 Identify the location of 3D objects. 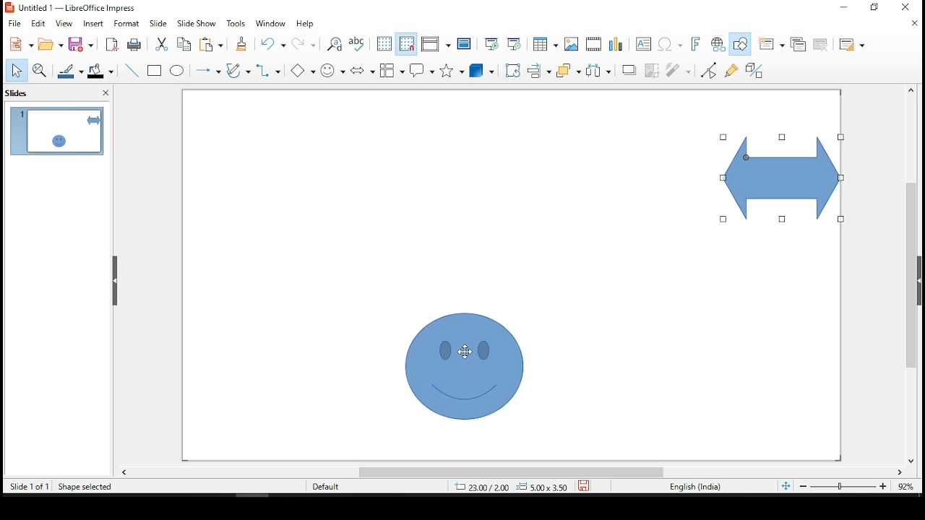
(481, 71).